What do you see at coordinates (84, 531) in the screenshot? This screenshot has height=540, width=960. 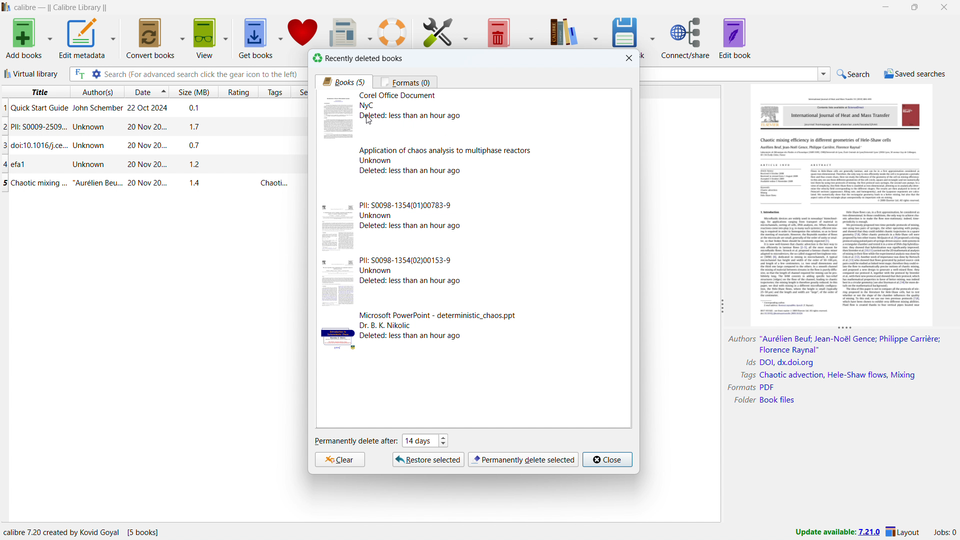 I see `program information` at bounding box center [84, 531].